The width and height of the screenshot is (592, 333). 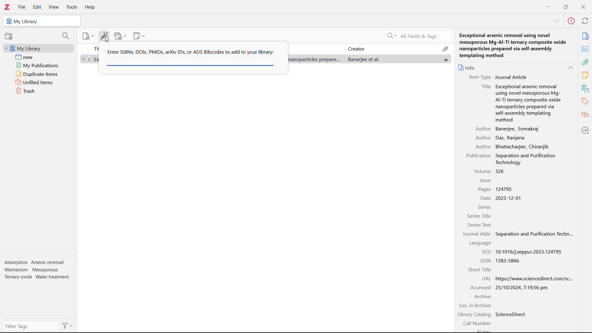 What do you see at coordinates (482, 171) in the screenshot?
I see `volume` at bounding box center [482, 171].